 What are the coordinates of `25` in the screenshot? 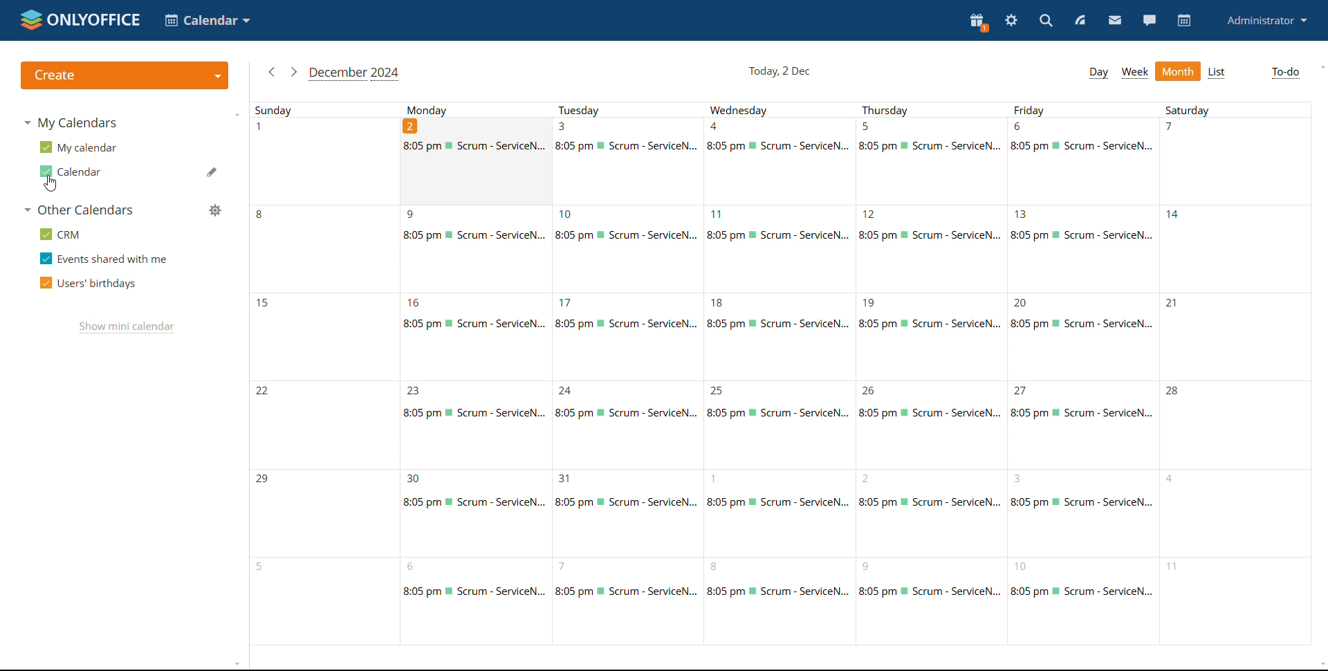 It's located at (776, 423).